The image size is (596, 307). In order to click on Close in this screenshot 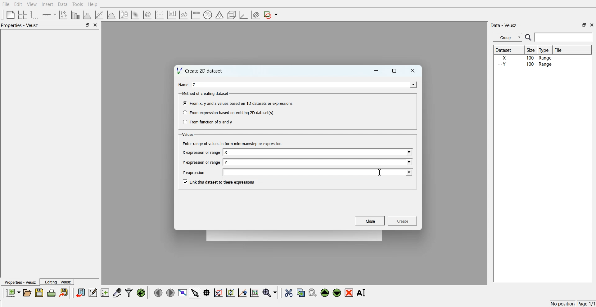, I will do `click(413, 71)`.